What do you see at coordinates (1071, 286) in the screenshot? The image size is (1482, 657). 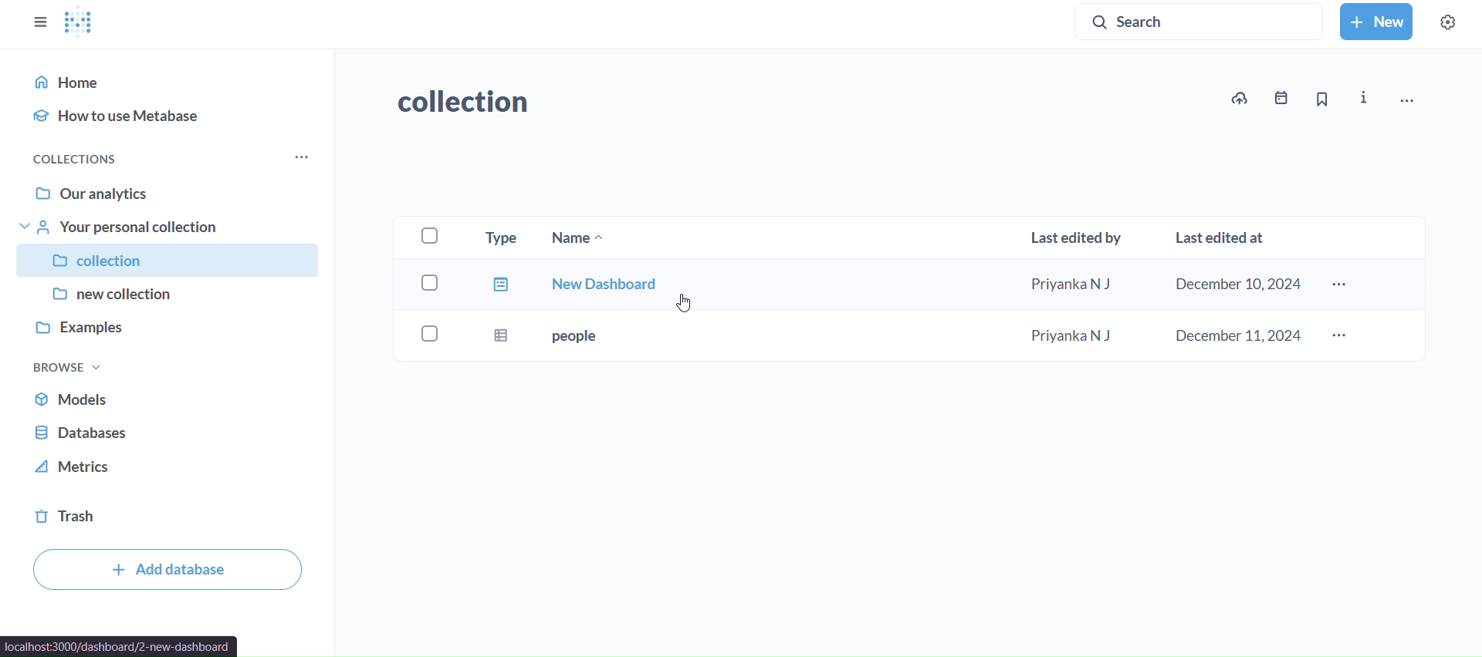 I see `Priyank N J` at bounding box center [1071, 286].